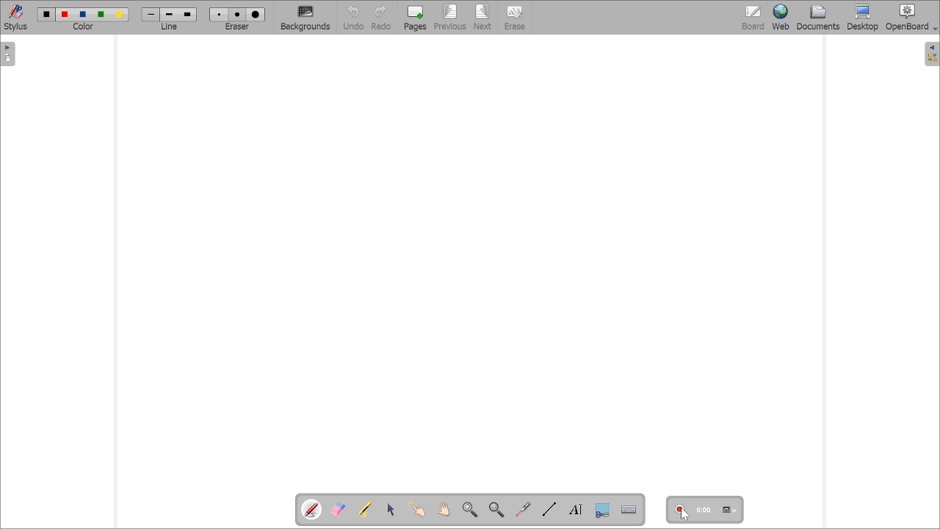  What do you see at coordinates (16, 18) in the screenshot?
I see `Stylus` at bounding box center [16, 18].